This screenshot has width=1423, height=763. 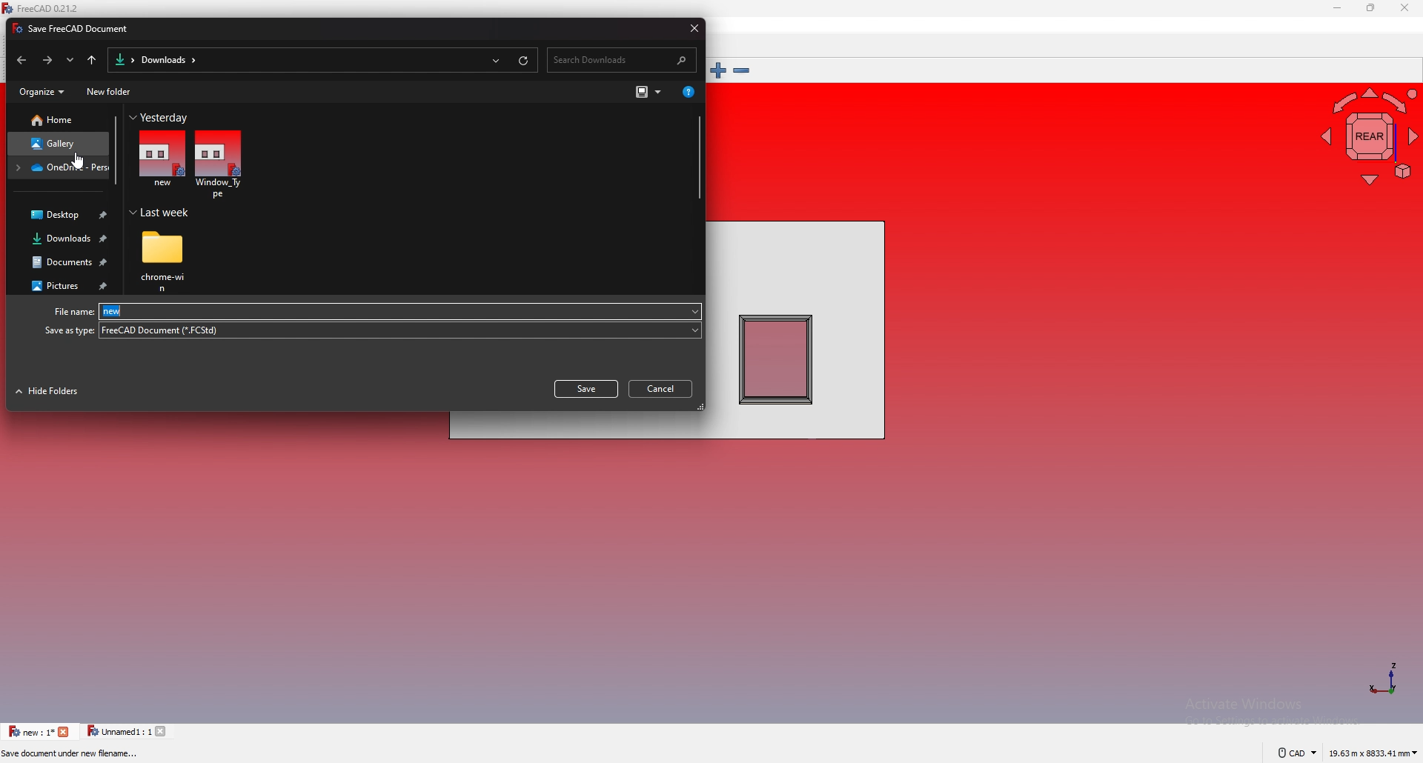 What do you see at coordinates (622, 59) in the screenshot?
I see `search bar` at bounding box center [622, 59].